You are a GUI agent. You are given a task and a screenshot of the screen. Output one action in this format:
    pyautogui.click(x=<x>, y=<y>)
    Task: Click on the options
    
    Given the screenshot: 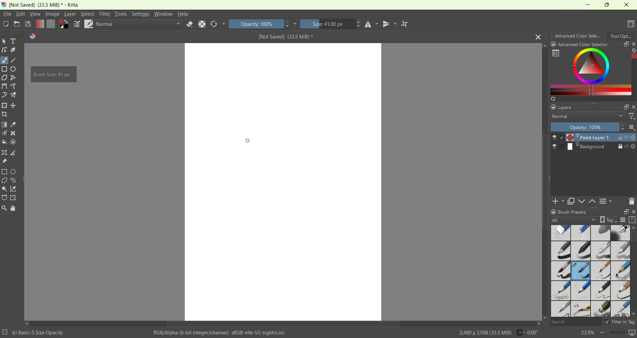 What is the action you would take?
    pyautogui.click(x=631, y=127)
    